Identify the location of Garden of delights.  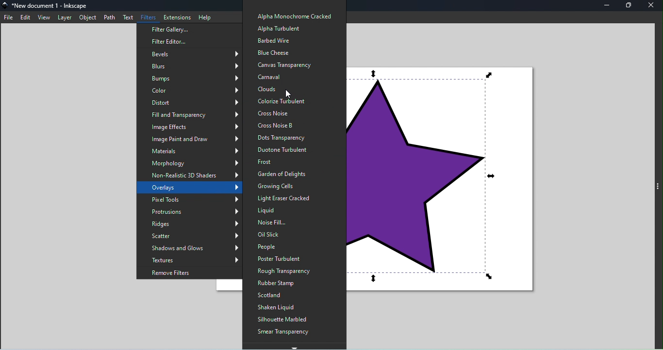
(282, 174).